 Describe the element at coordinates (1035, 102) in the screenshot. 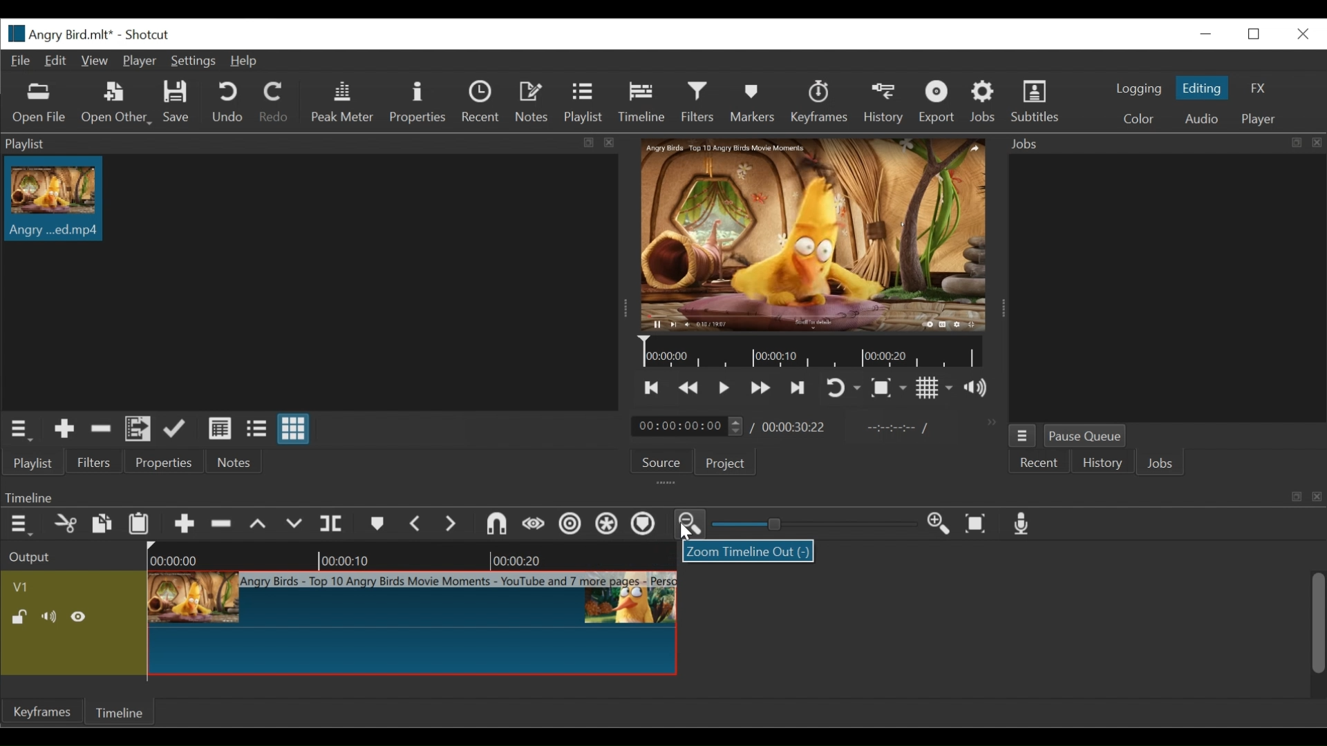

I see `Subtitles` at that location.